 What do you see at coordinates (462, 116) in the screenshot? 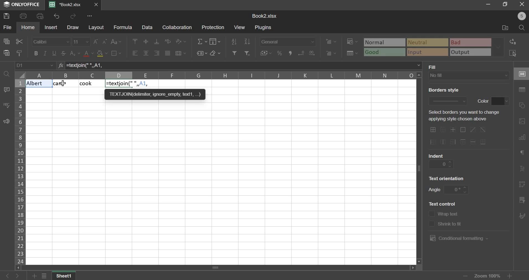
I see `text` at bounding box center [462, 116].